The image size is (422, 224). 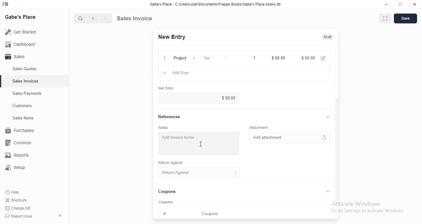 I want to click on cursor, so click(x=77, y=18).